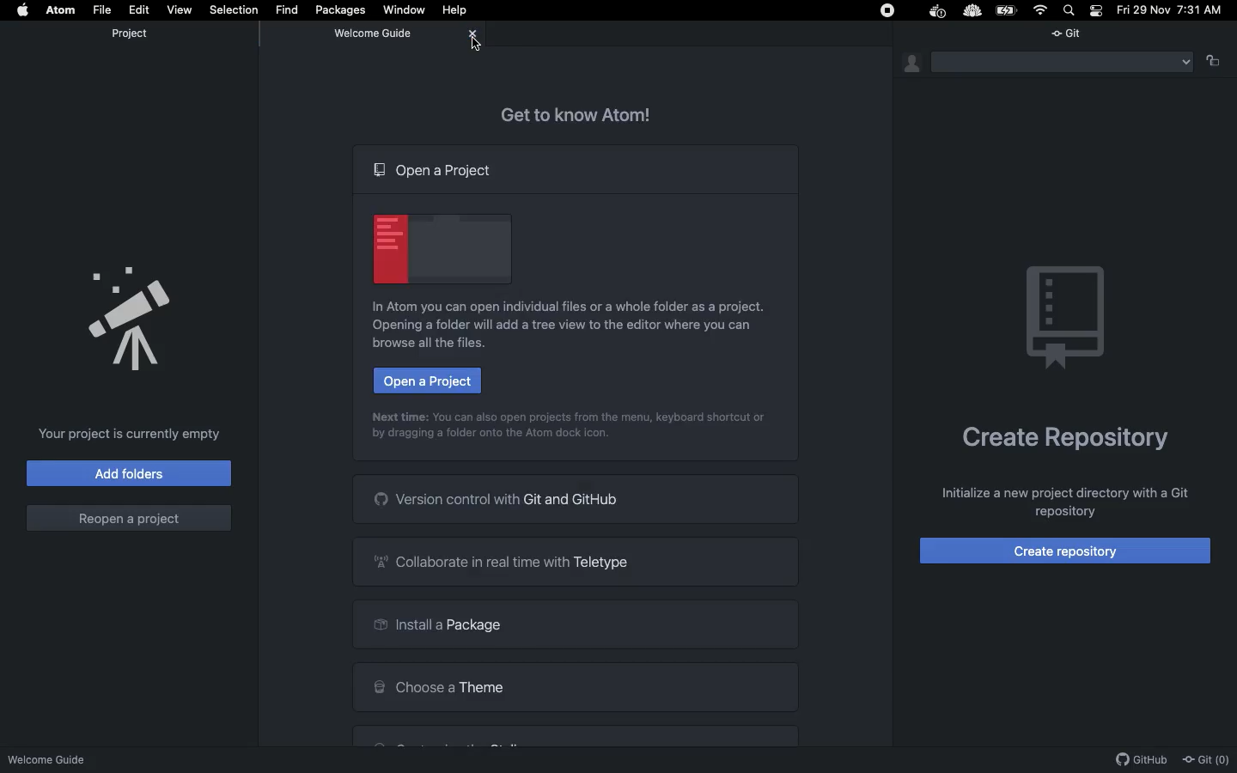 The image size is (1237, 773). What do you see at coordinates (571, 429) in the screenshot?
I see `Next time: You can also open projects from the menu, keyboard shortcut or
by dragging a folder onto the Atom dock icon.` at bounding box center [571, 429].